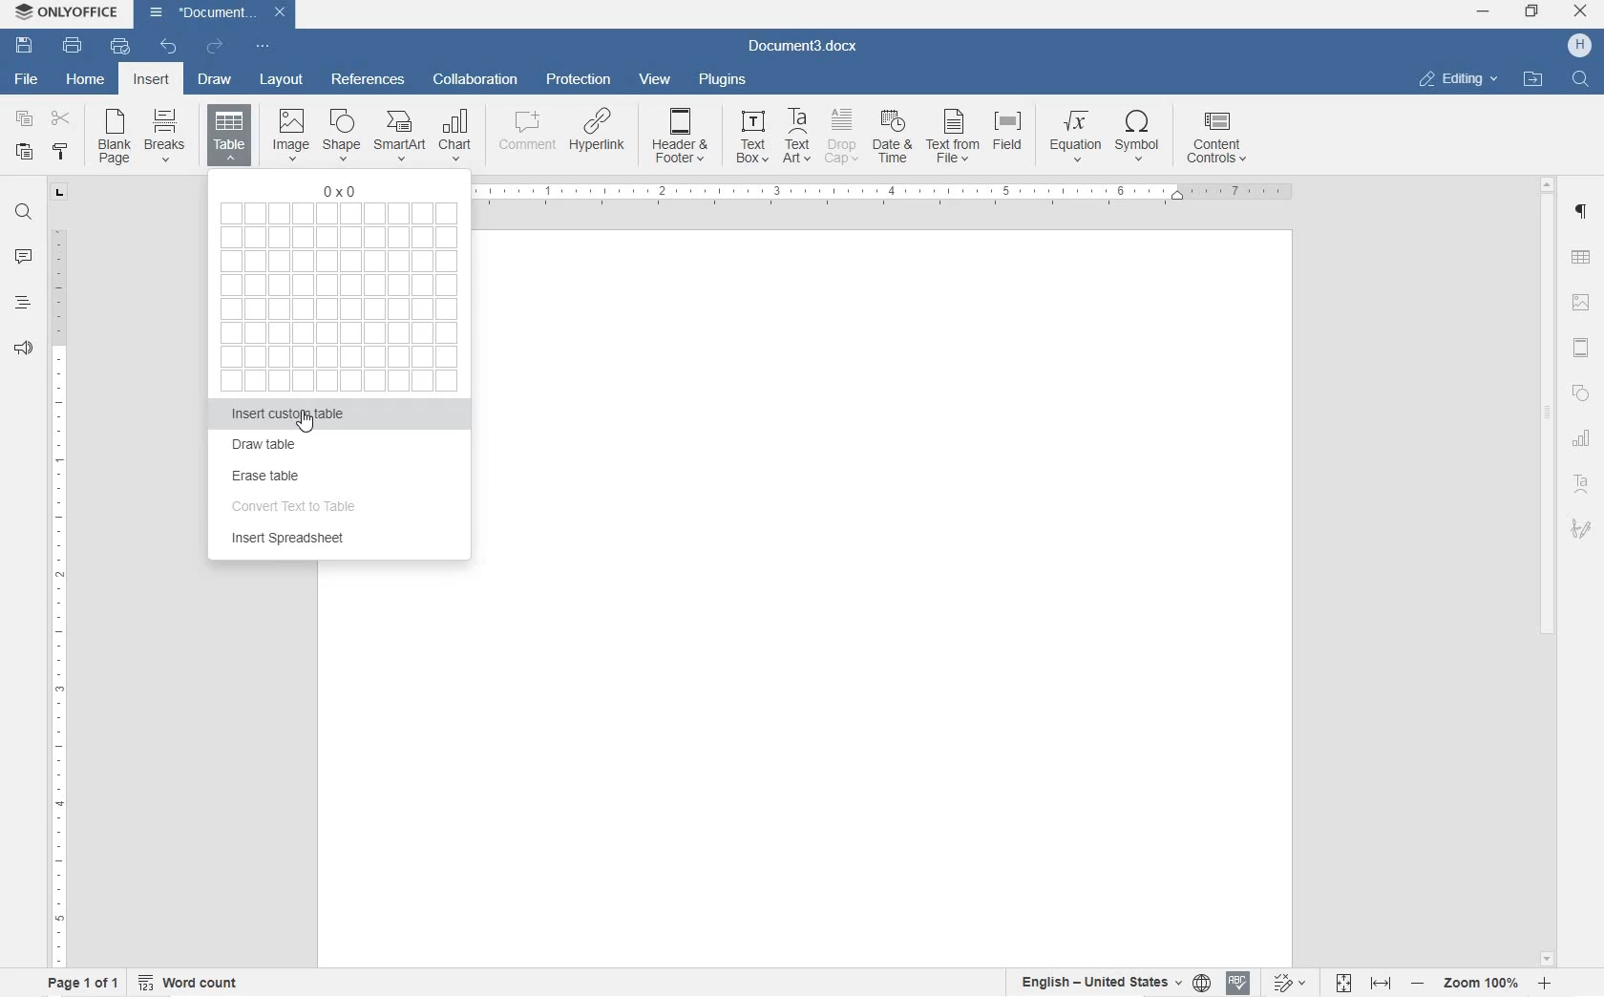 This screenshot has height=997, width=1604. What do you see at coordinates (169, 48) in the screenshot?
I see `UNDO` at bounding box center [169, 48].